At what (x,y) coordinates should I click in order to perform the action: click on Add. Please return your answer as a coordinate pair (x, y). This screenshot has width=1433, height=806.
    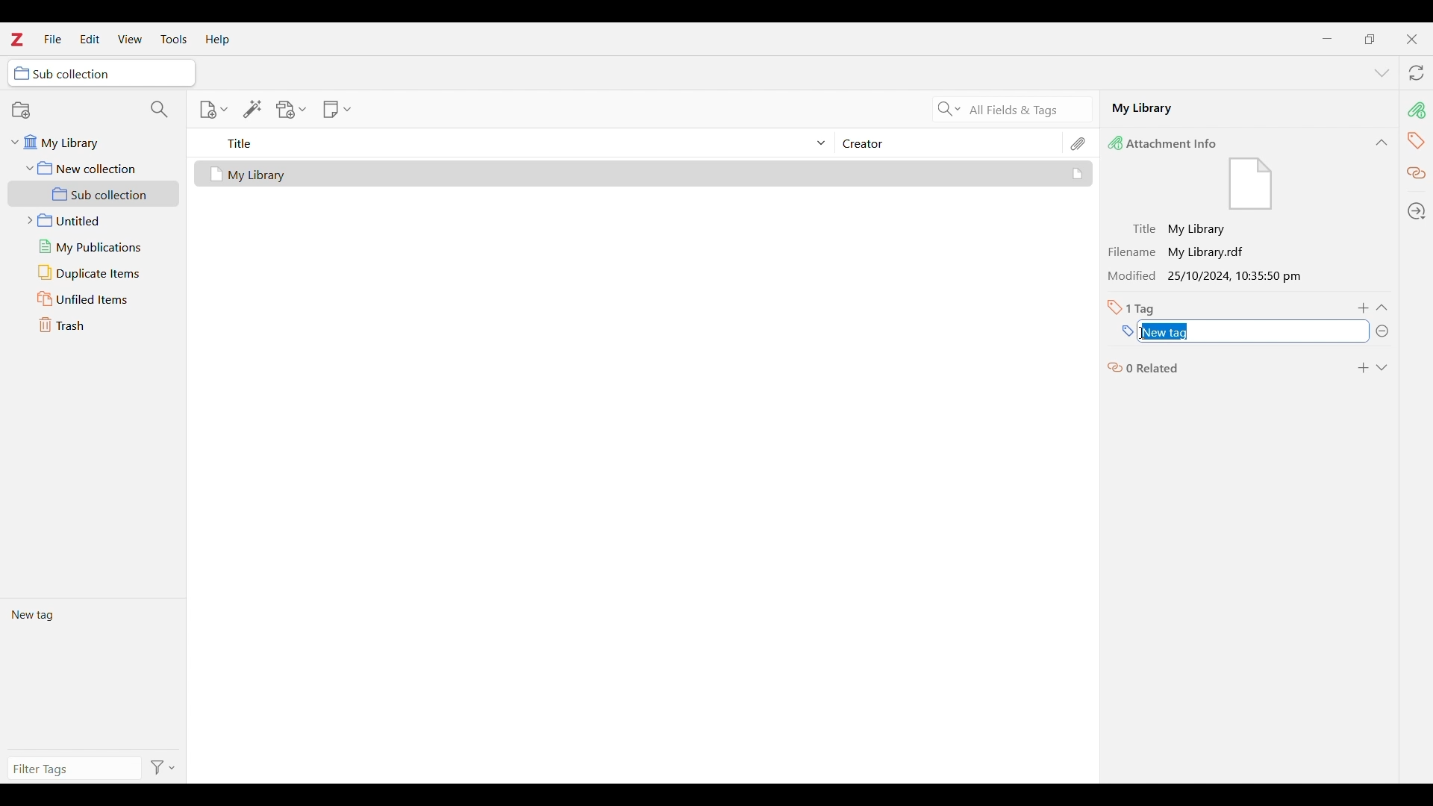
    Looking at the image, I should click on (1364, 308).